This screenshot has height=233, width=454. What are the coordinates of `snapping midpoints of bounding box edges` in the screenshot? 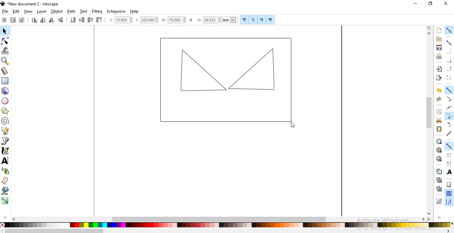 It's located at (449, 68).